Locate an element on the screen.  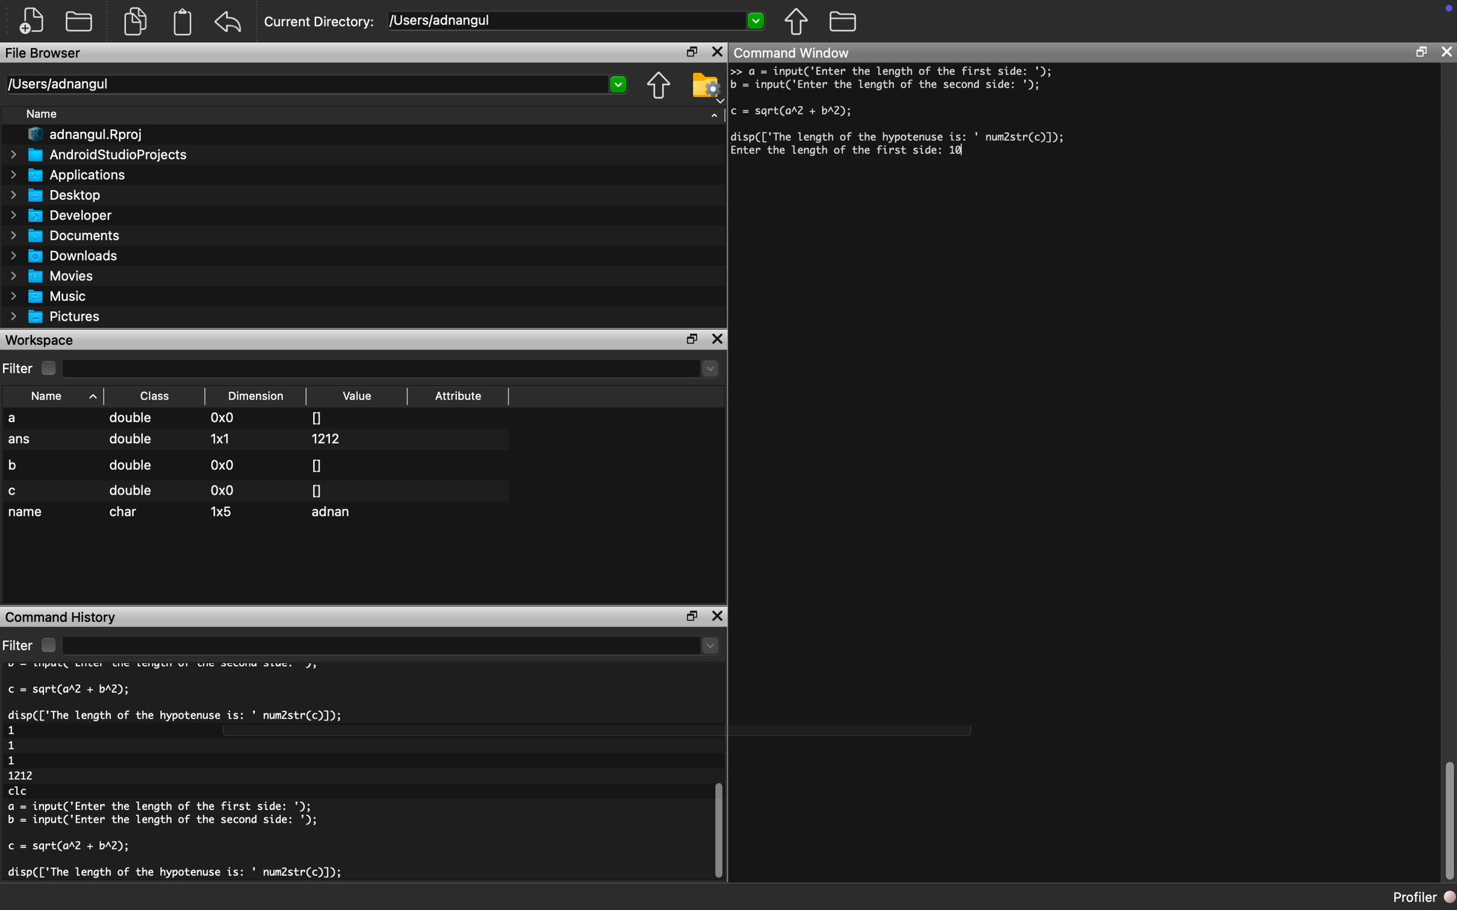
Users/adnangul 2 is located at coordinates (315, 85).